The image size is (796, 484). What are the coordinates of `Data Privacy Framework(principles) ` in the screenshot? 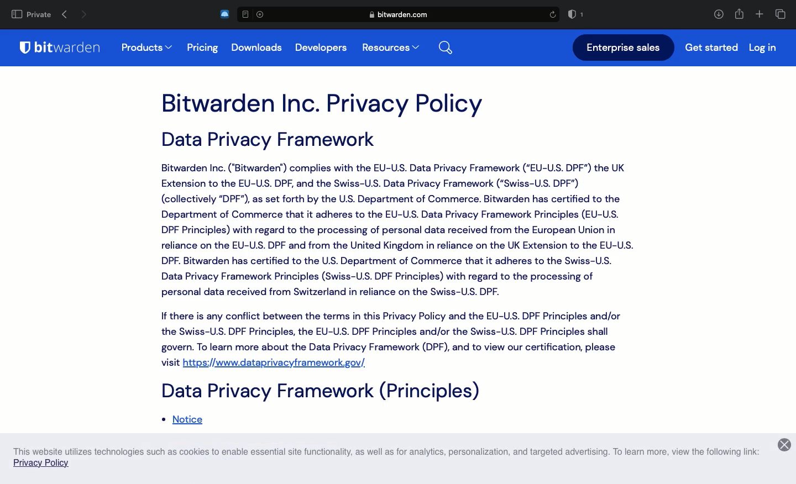 It's located at (322, 390).